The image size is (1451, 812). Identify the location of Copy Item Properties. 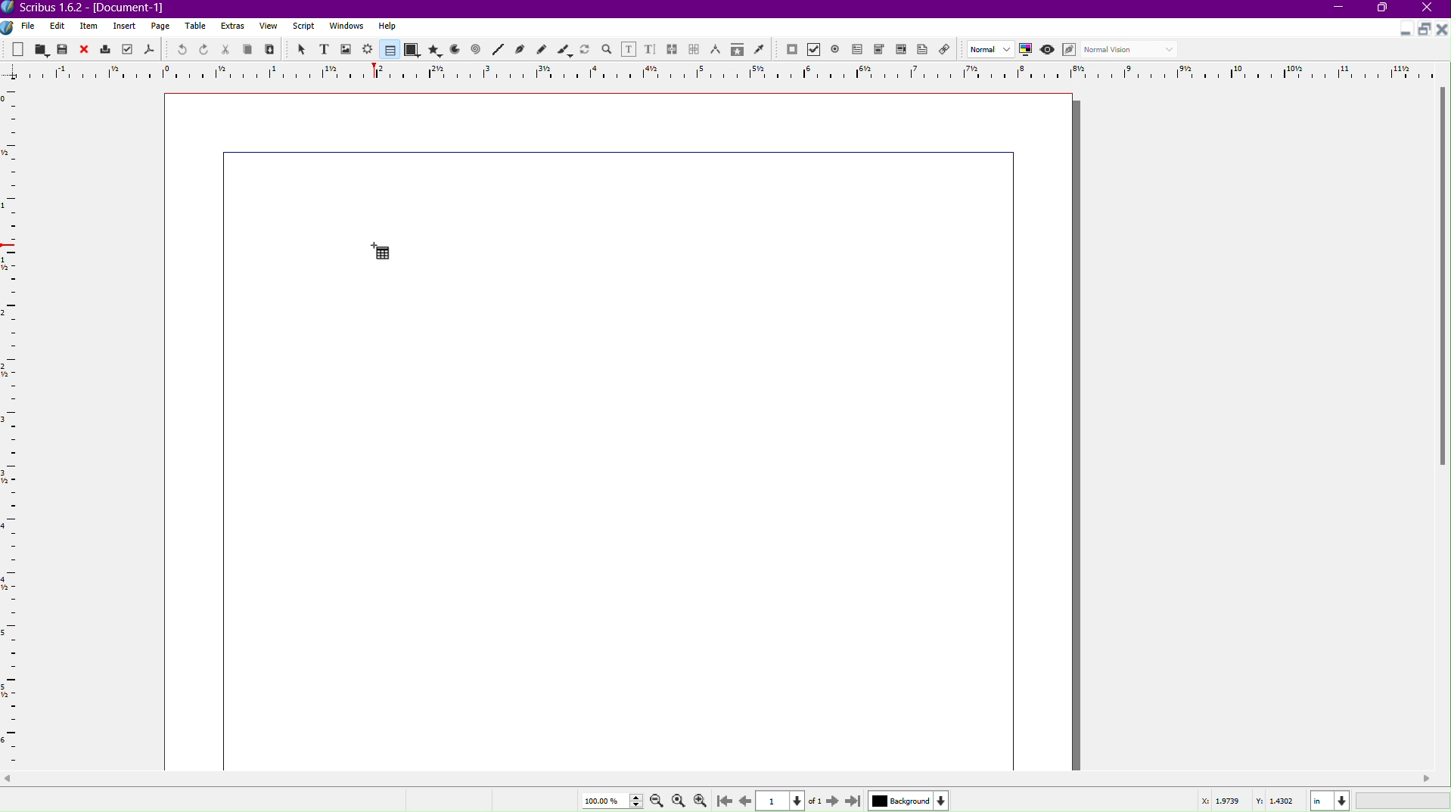
(736, 50).